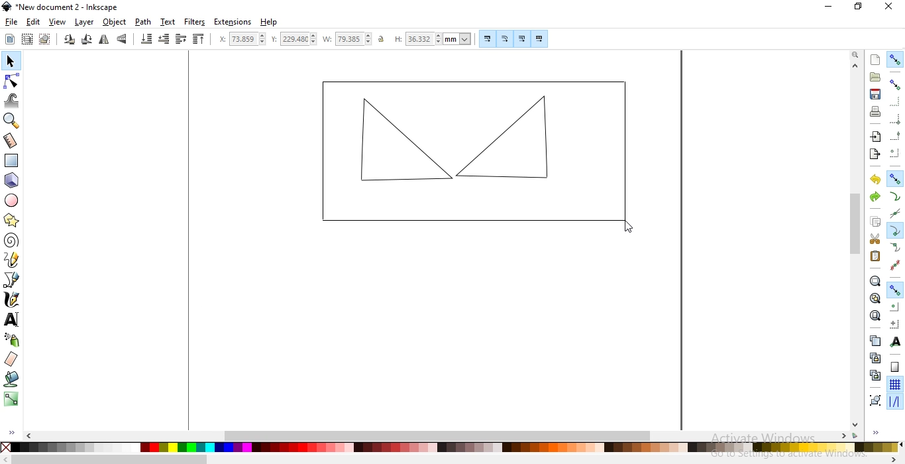 The width and height of the screenshot is (905, 464). What do you see at coordinates (894, 211) in the screenshot?
I see `snap to path intersections` at bounding box center [894, 211].